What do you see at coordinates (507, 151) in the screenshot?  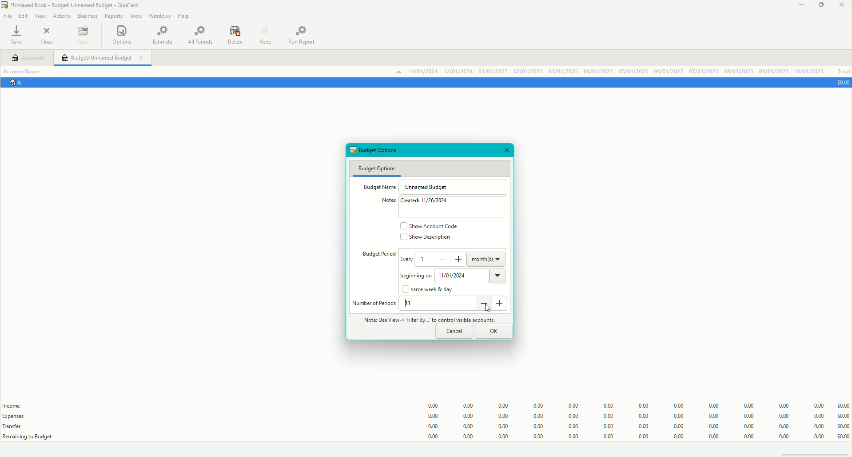 I see `Close` at bounding box center [507, 151].